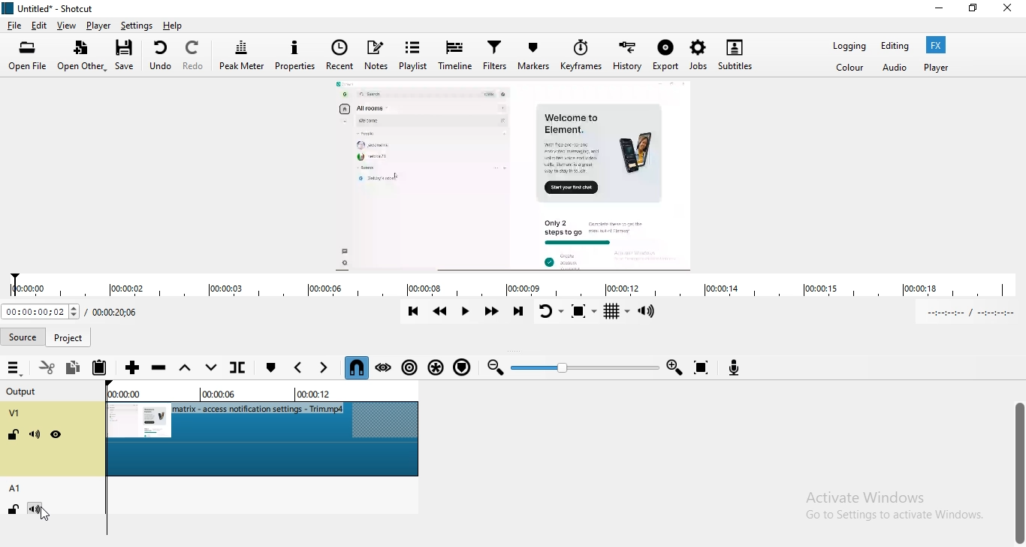 The height and width of the screenshot is (547, 1026). What do you see at coordinates (737, 55) in the screenshot?
I see `Subtitles` at bounding box center [737, 55].